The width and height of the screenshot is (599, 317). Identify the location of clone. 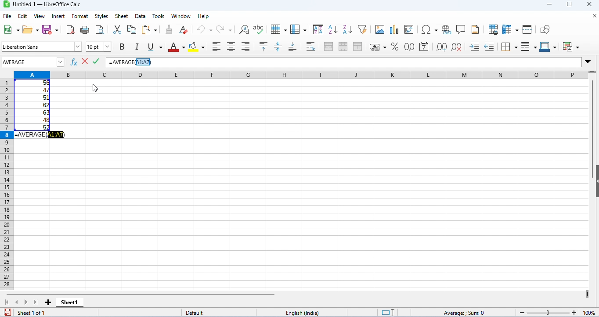
(169, 29).